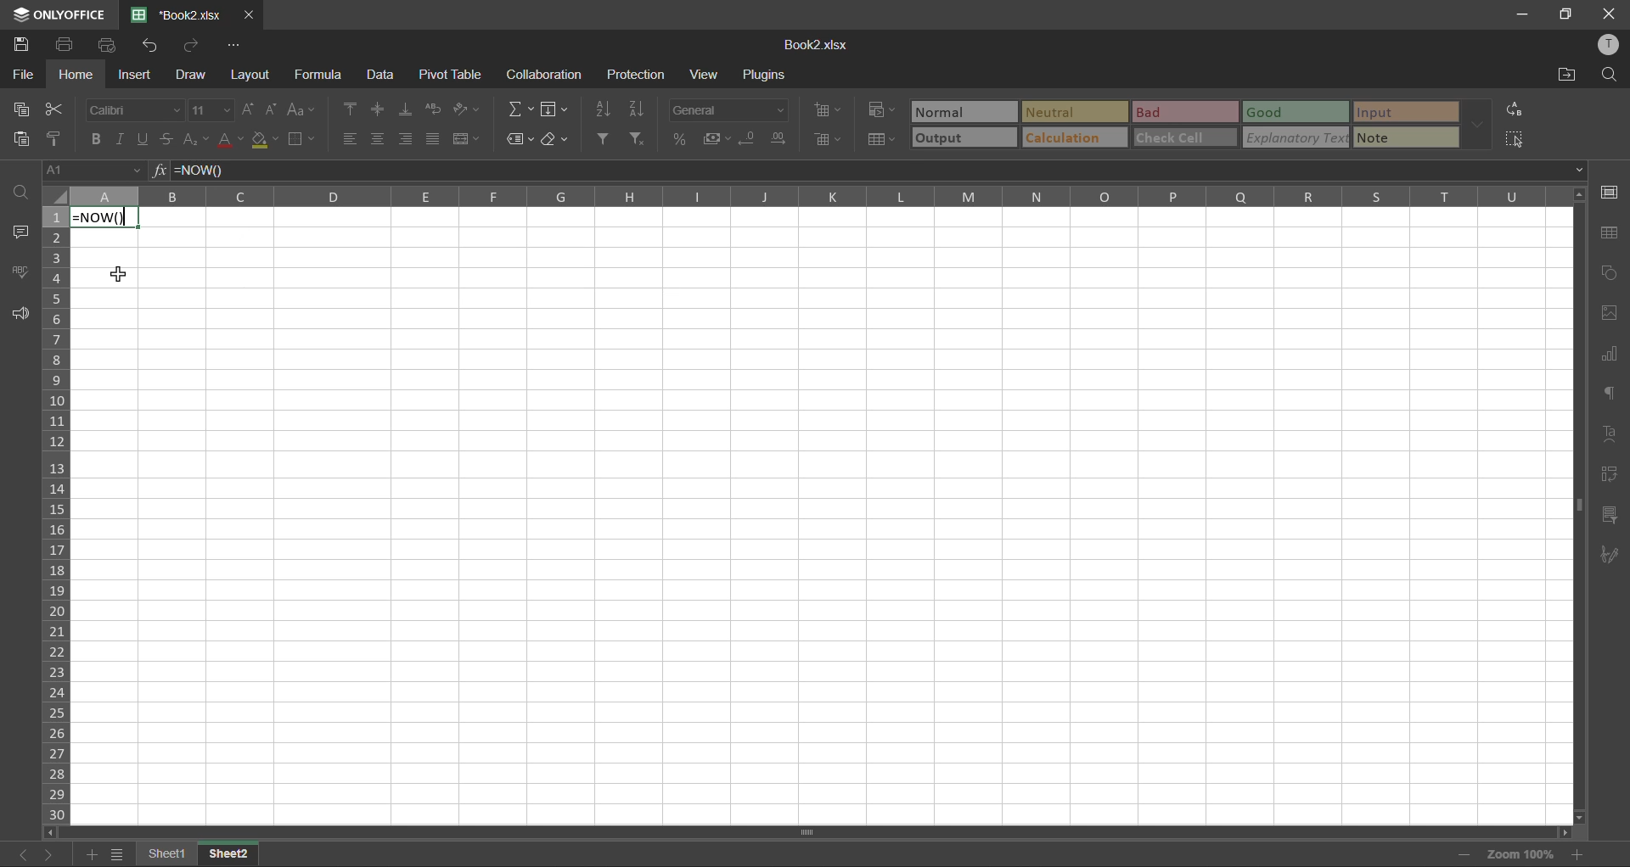 The width and height of the screenshot is (1630, 867). Describe the element at coordinates (802, 195) in the screenshot. I see `column names in alphabets` at that location.